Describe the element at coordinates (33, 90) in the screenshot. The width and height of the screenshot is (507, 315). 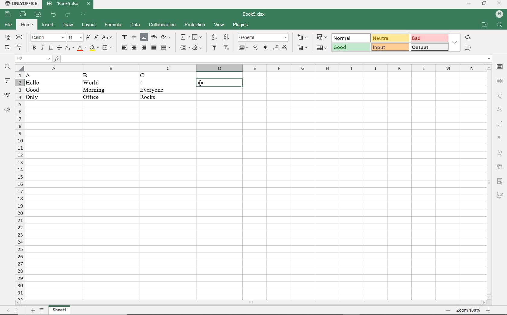
I see `Good` at that location.